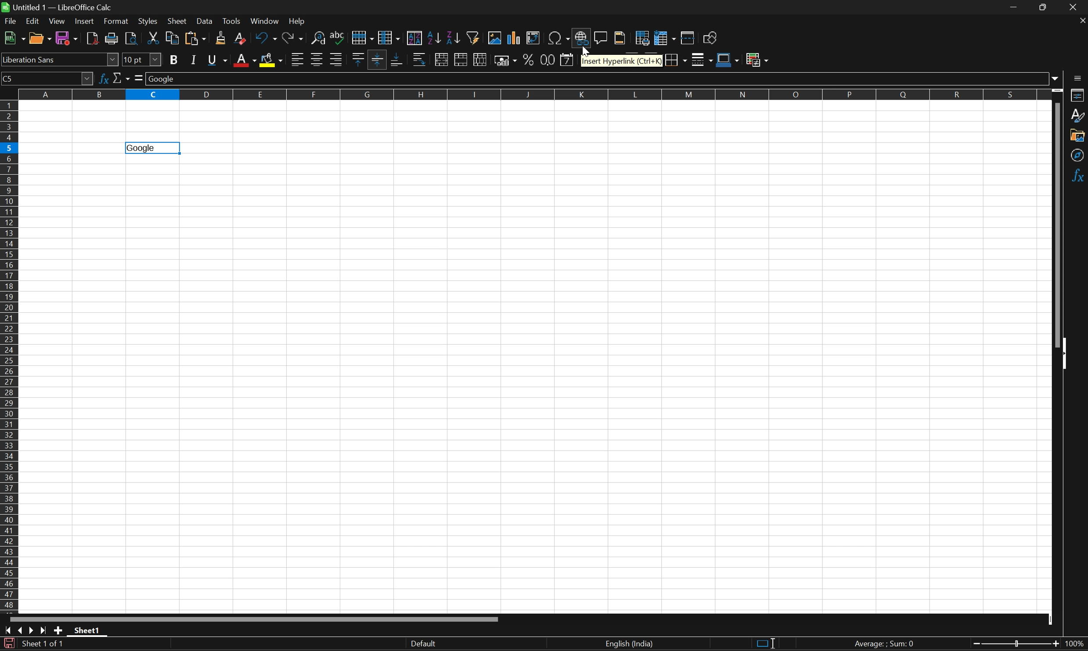 The height and width of the screenshot is (651, 1088). I want to click on Properties, so click(1078, 95).